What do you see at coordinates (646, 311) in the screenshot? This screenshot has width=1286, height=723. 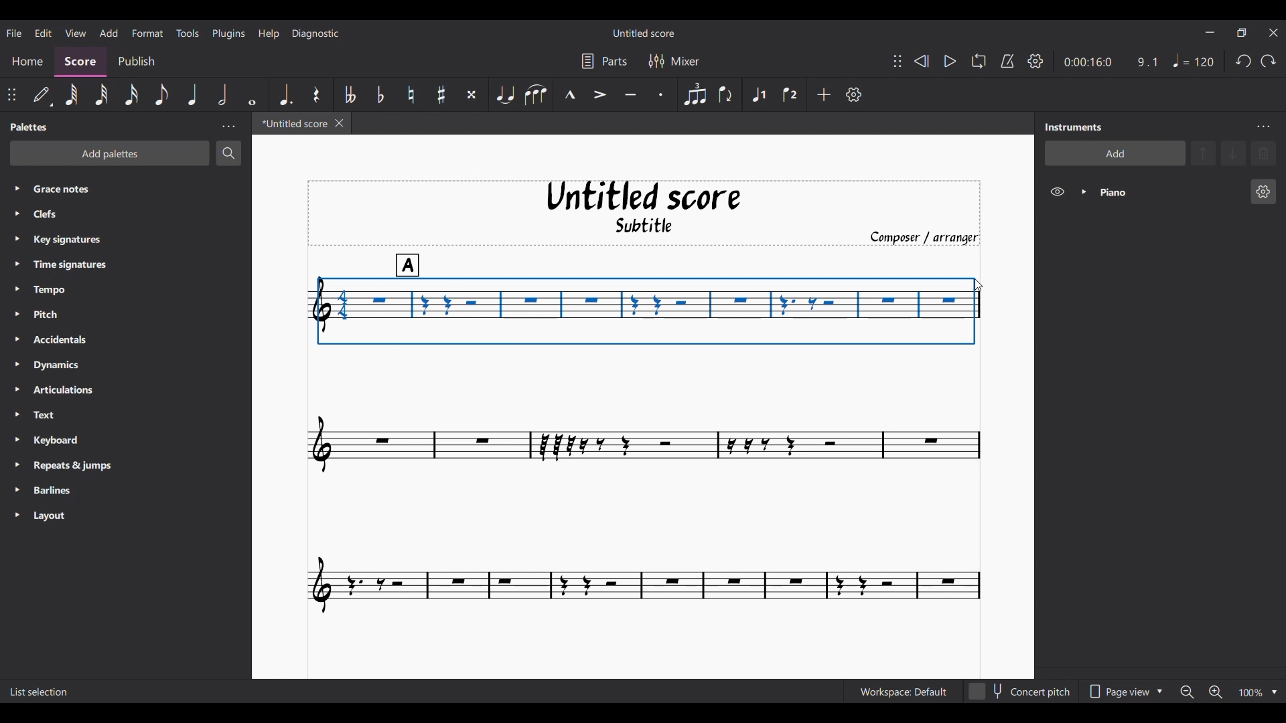 I see `Cursor selecting notes` at bounding box center [646, 311].